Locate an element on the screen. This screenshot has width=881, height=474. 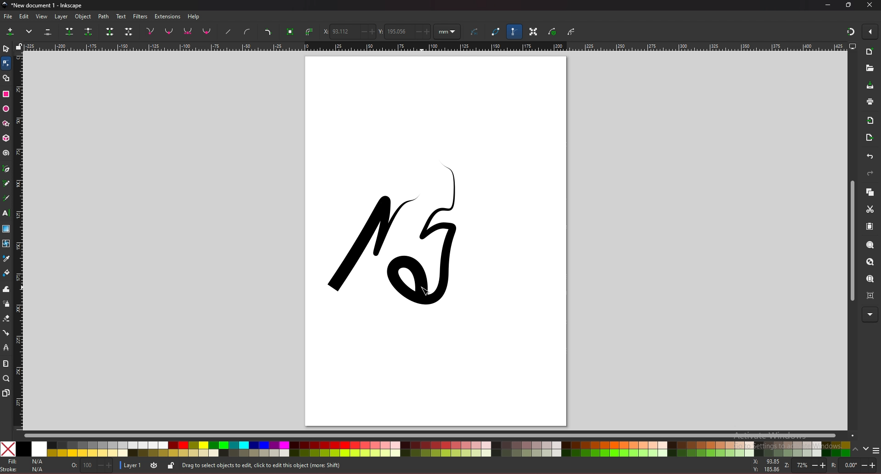
curve handle is located at coordinates (248, 31).